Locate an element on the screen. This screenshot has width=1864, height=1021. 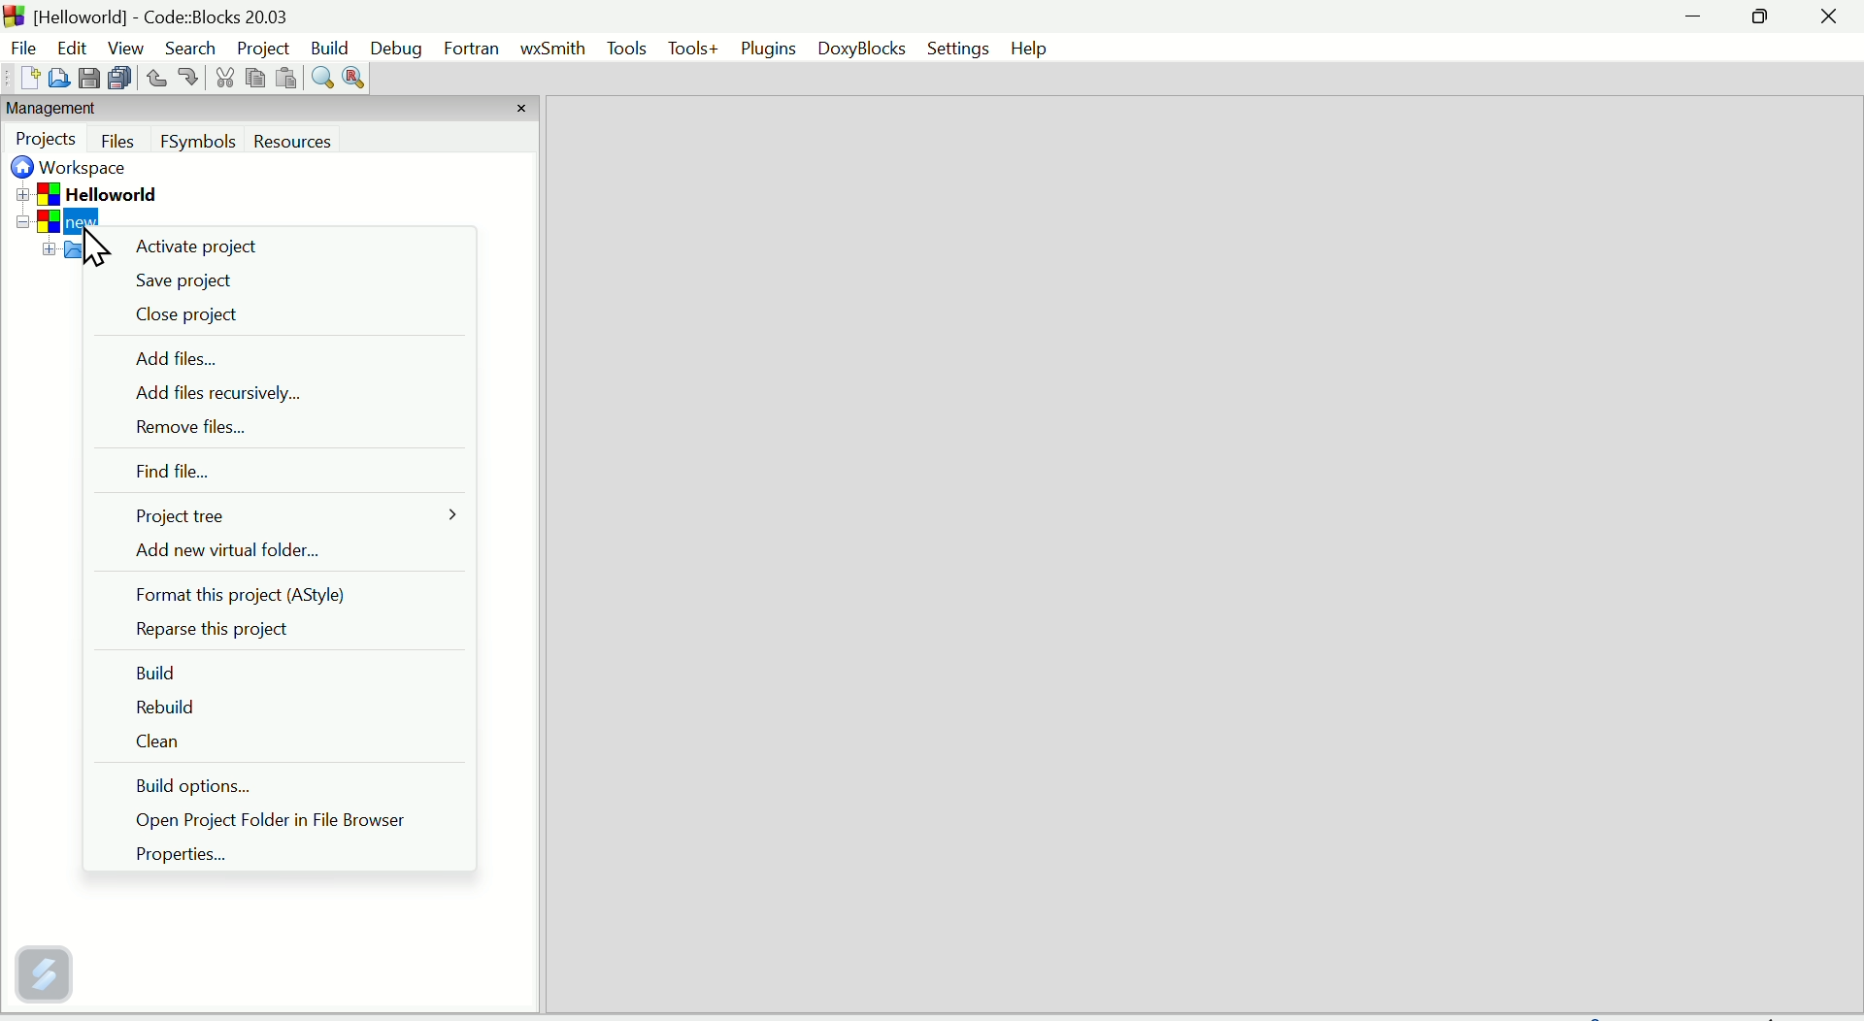
Workplace is located at coordinates (76, 170).